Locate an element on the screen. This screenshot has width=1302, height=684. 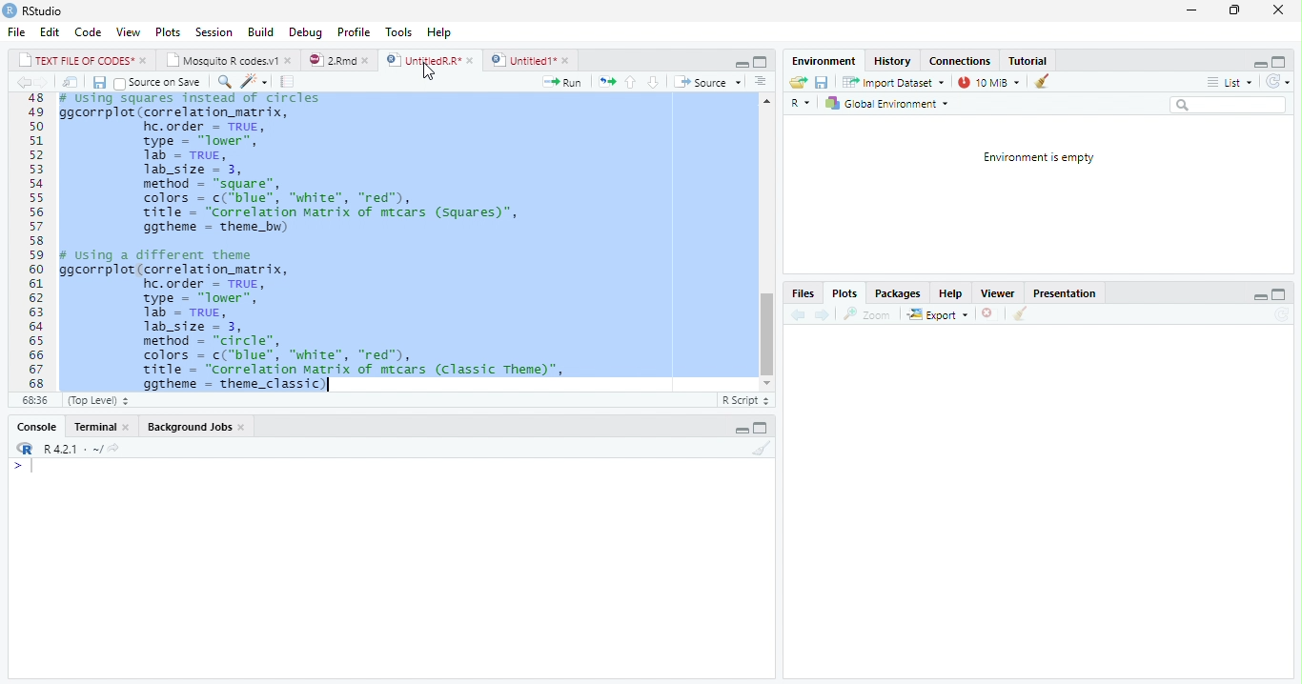
Build is located at coordinates (262, 31).